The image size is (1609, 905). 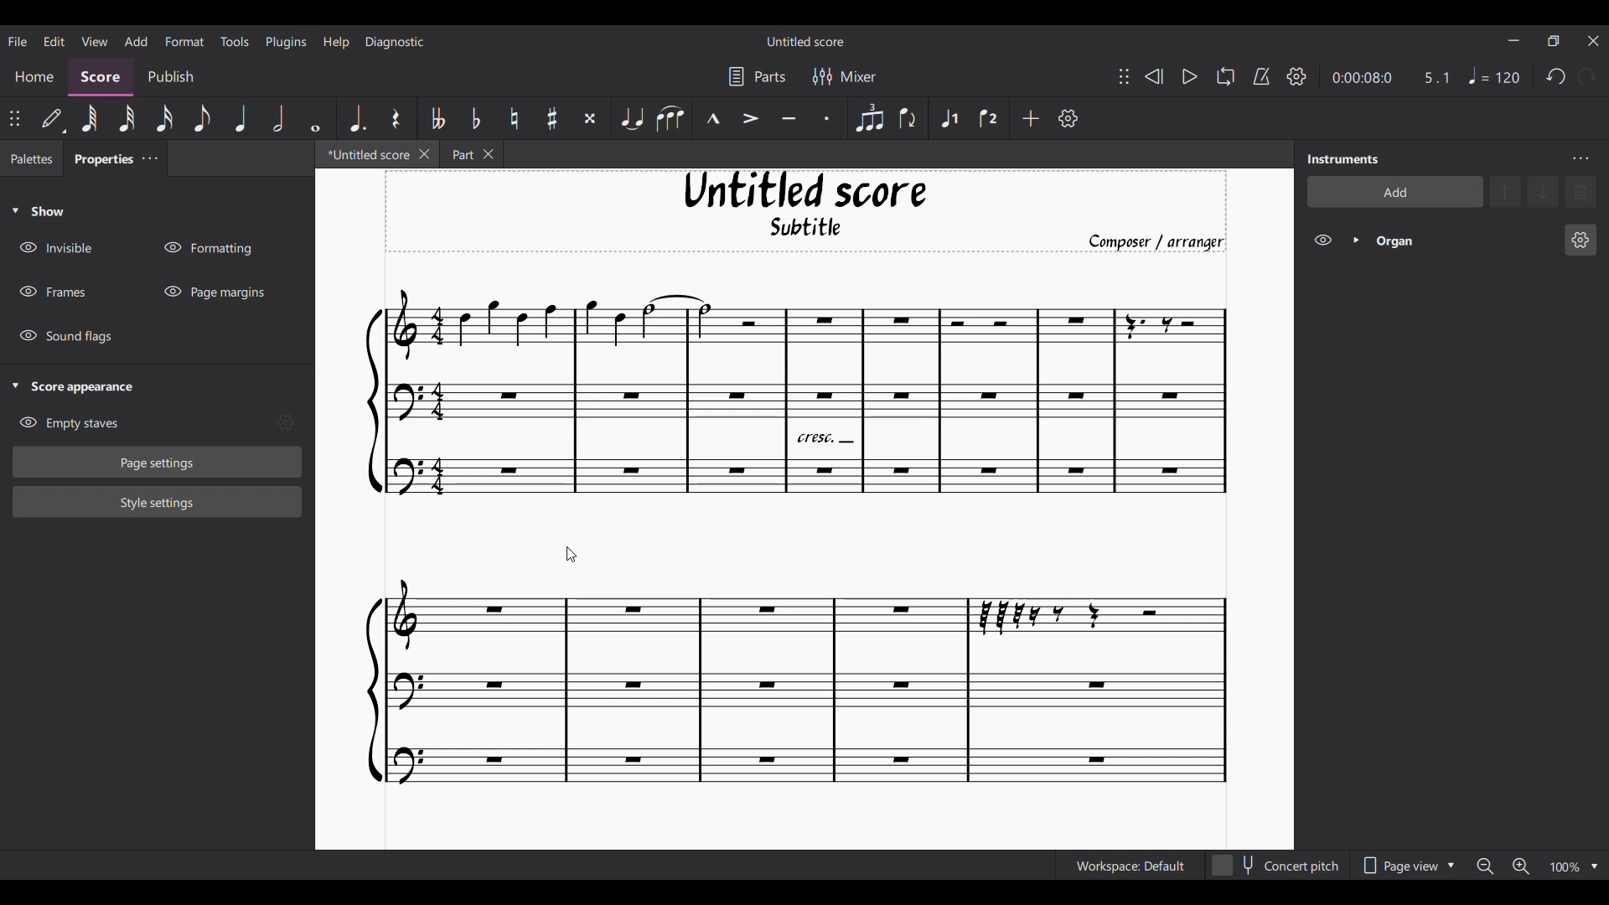 What do you see at coordinates (1153, 76) in the screenshot?
I see `Rewind` at bounding box center [1153, 76].